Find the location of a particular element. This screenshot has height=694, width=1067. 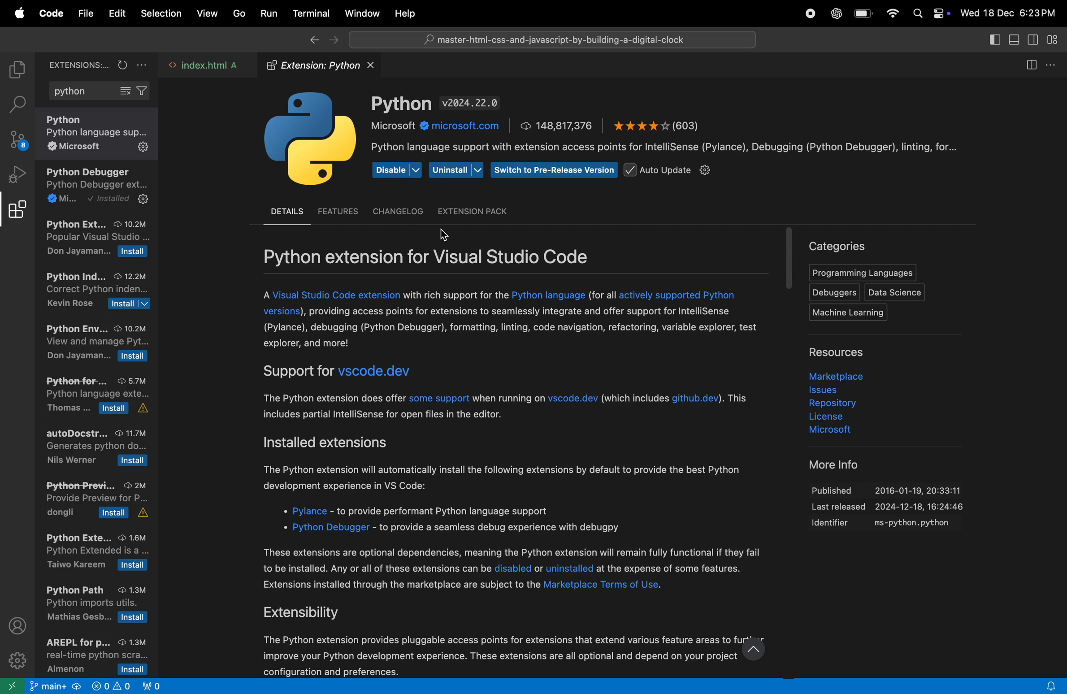

Debuggers is located at coordinates (833, 292).